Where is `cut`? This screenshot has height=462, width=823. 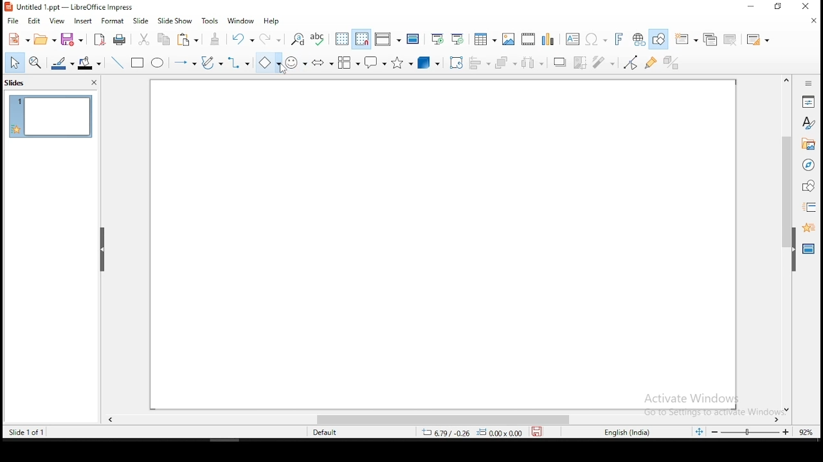 cut is located at coordinates (145, 40).